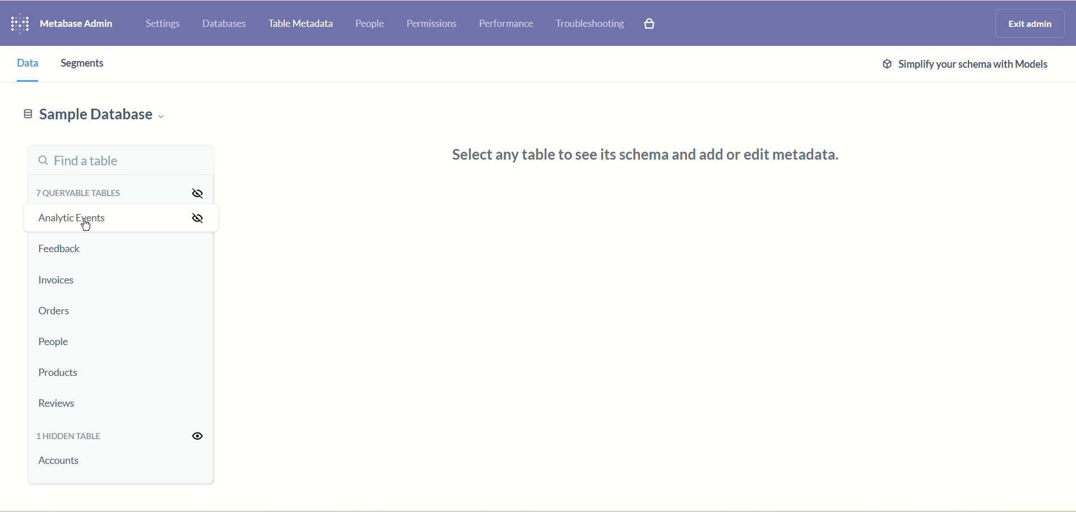  I want to click on 7 queryable tables, so click(76, 192).